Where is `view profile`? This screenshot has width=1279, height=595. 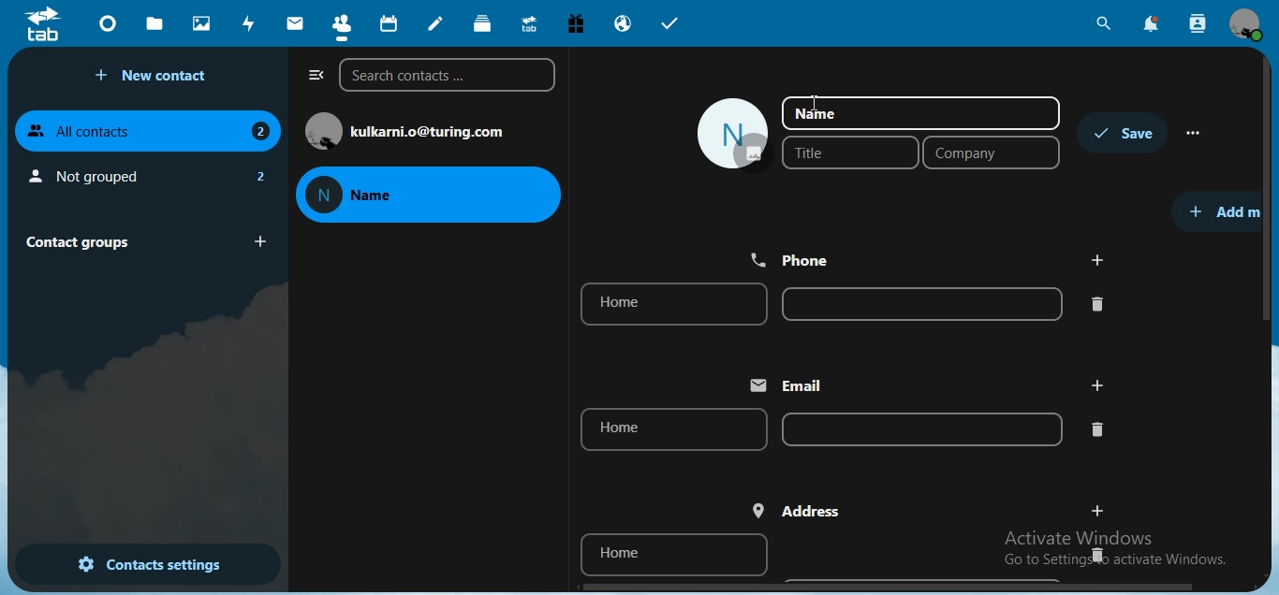 view profile is located at coordinates (1250, 22).